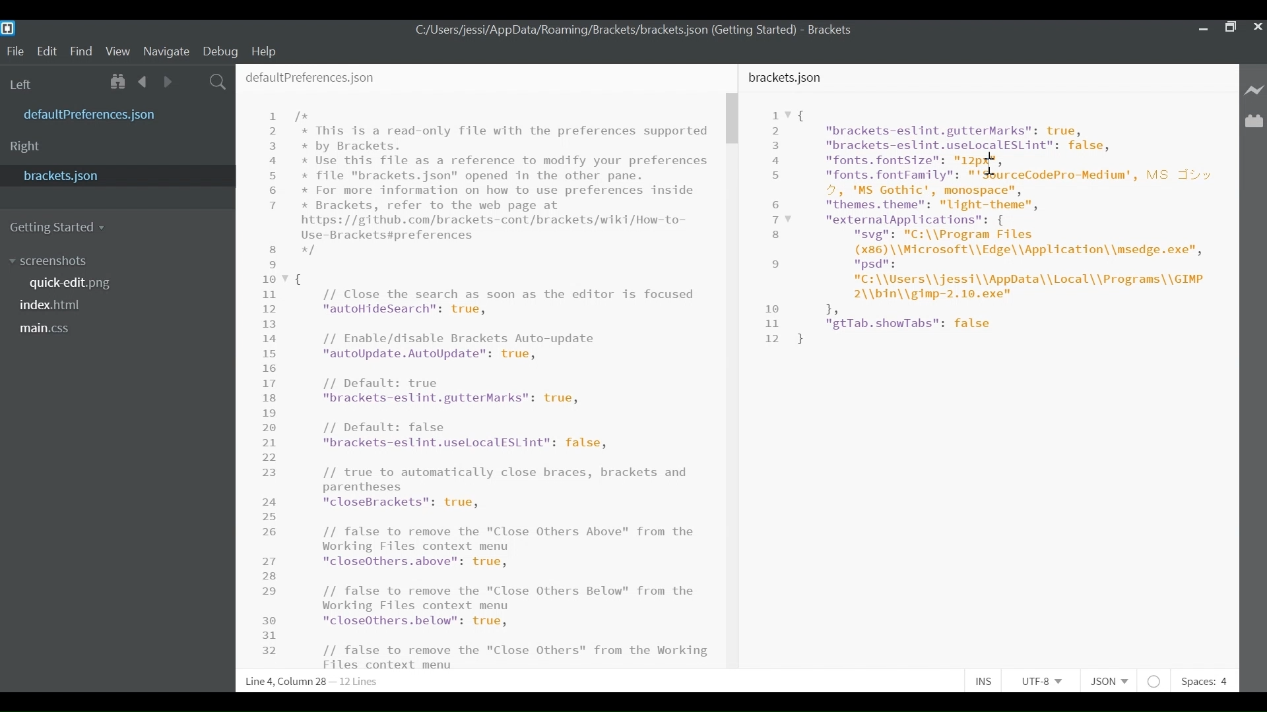 This screenshot has width=1267, height=712. I want to click on Live Preview, so click(1255, 90).